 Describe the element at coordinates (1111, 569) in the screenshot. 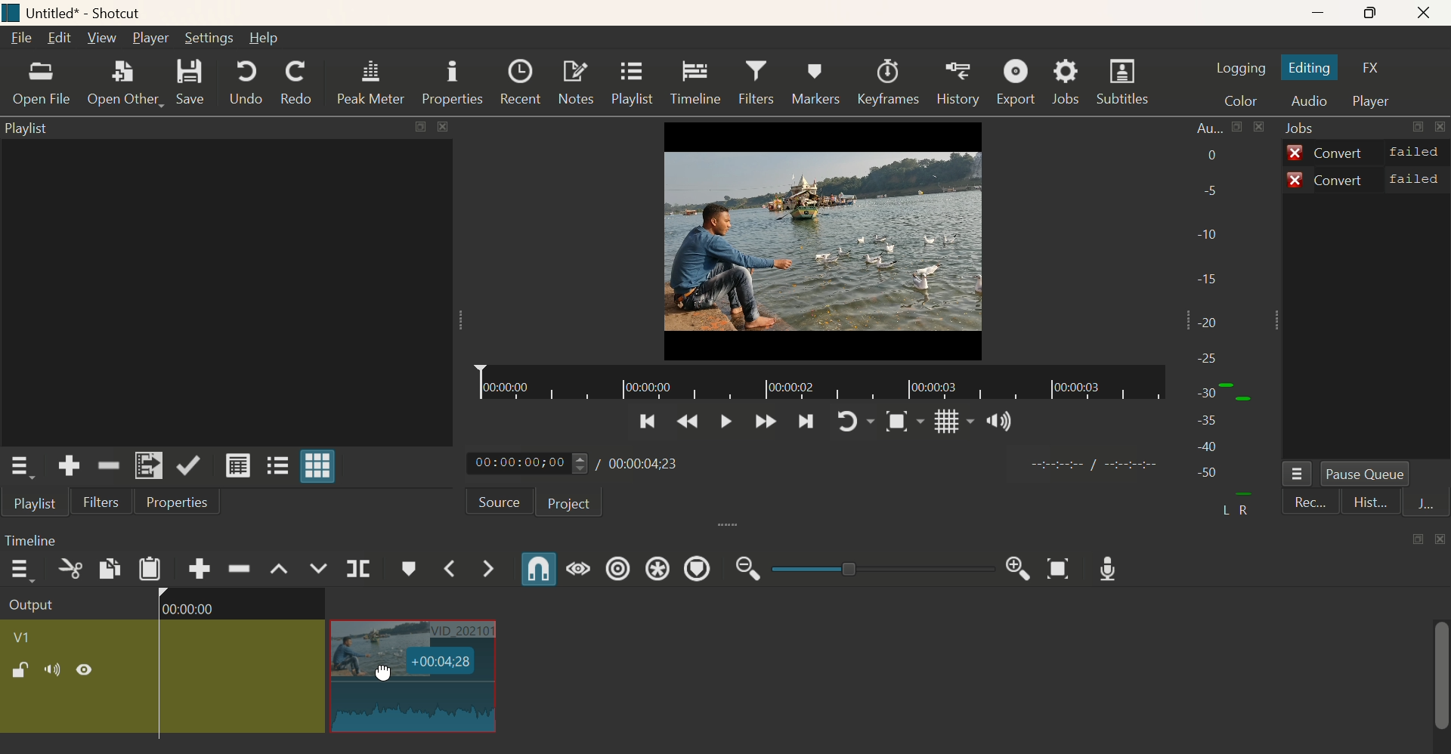

I see `` at that location.